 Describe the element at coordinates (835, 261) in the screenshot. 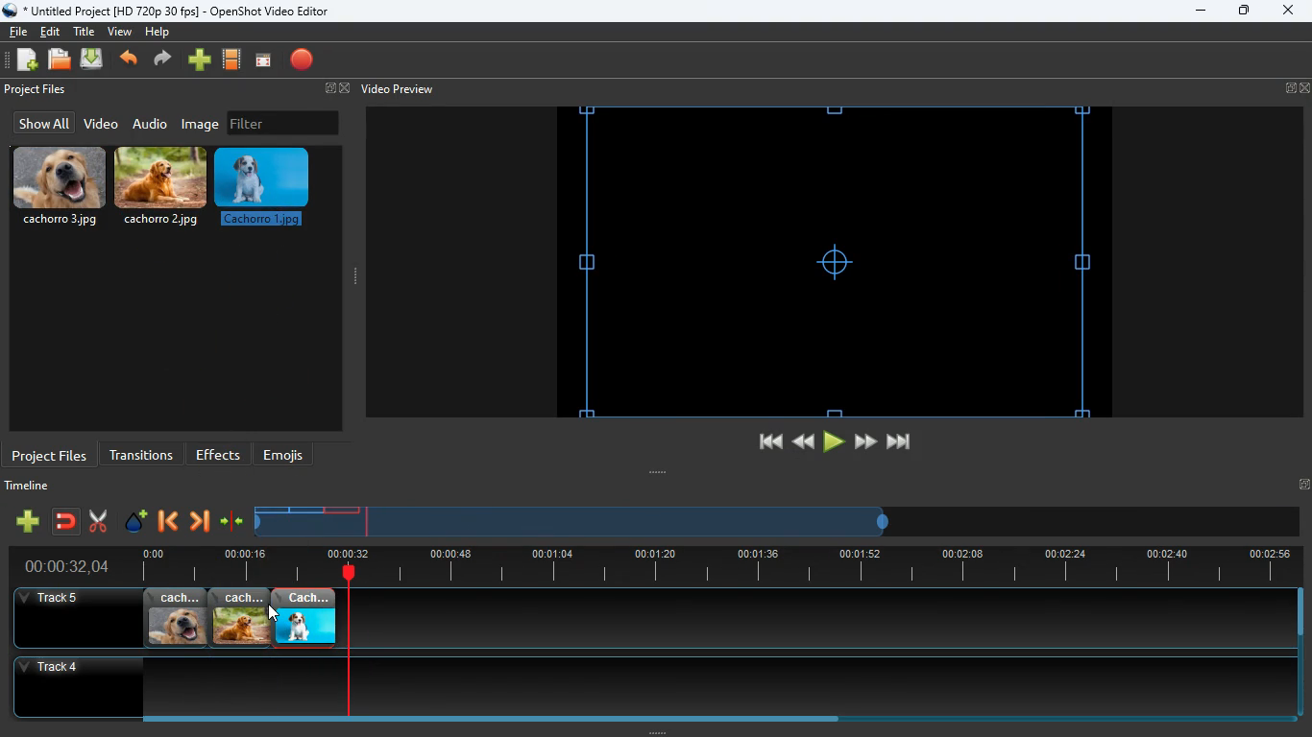

I see `screen` at that location.